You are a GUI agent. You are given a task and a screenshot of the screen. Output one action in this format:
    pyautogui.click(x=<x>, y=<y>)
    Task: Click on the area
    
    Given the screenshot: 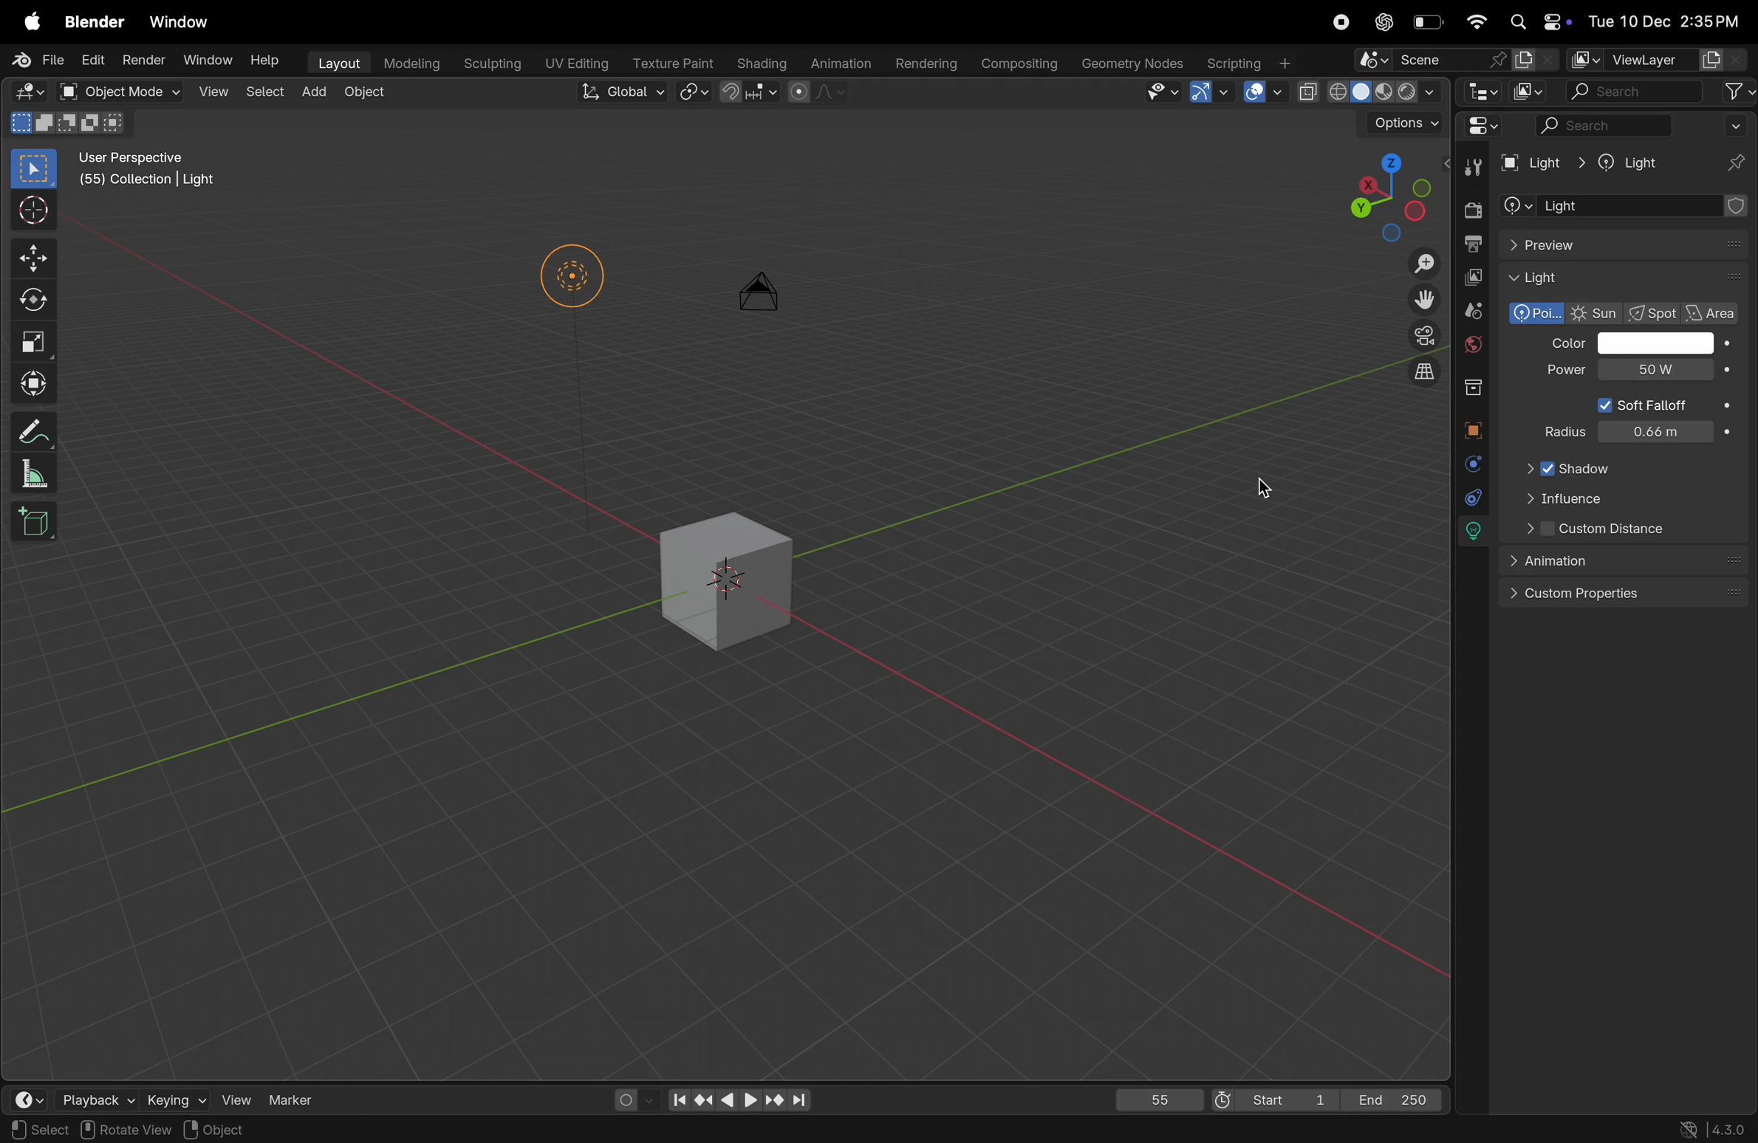 What is the action you would take?
    pyautogui.click(x=1715, y=311)
    